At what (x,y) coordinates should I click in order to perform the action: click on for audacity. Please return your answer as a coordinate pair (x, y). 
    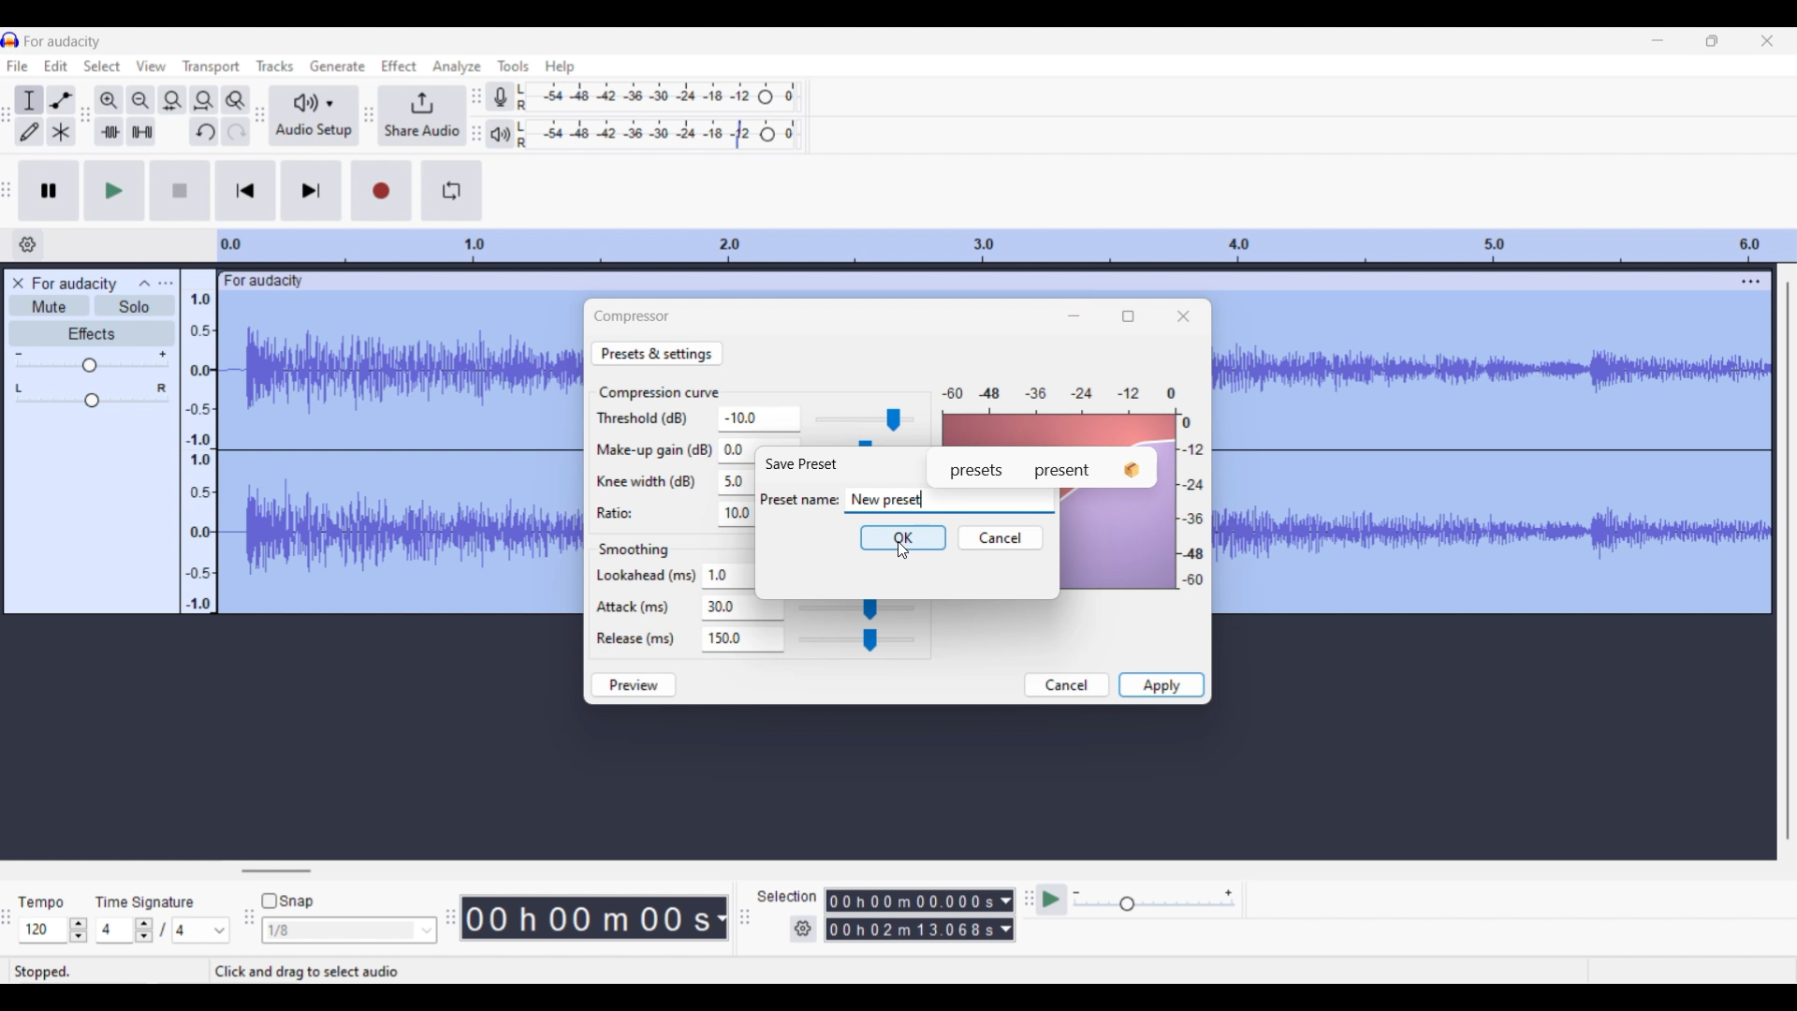
    Looking at the image, I should click on (62, 42).